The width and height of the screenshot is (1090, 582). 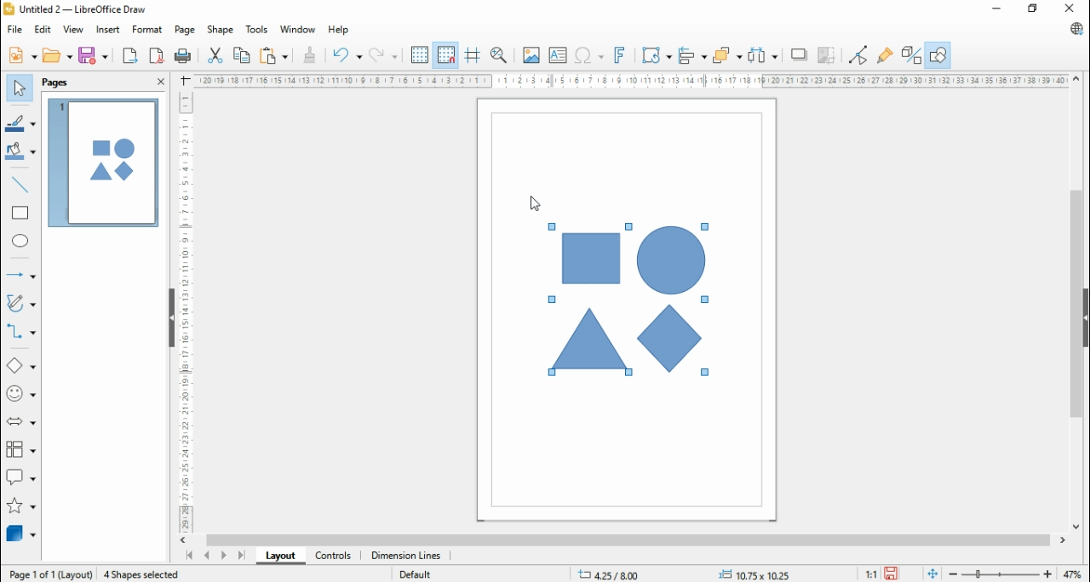 What do you see at coordinates (588, 54) in the screenshot?
I see `insert special characters` at bounding box center [588, 54].